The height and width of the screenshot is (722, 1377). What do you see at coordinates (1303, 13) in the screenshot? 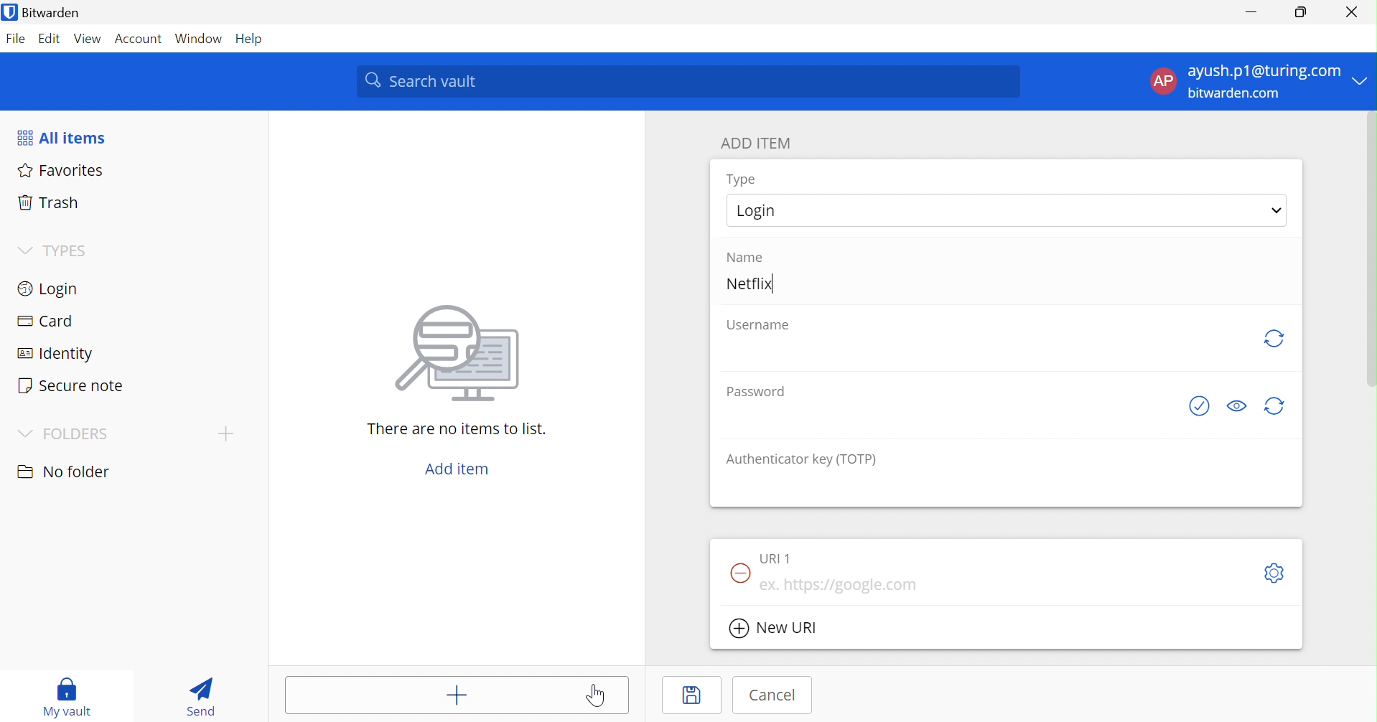
I see `Restore down` at bounding box center [1303, 13].